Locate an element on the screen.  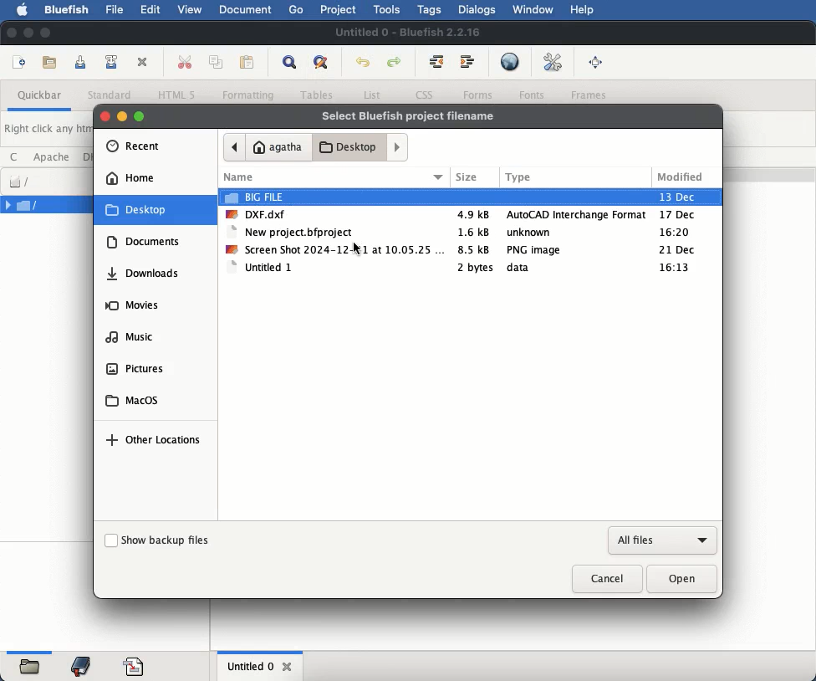
home is located at coordinates (130, 178).